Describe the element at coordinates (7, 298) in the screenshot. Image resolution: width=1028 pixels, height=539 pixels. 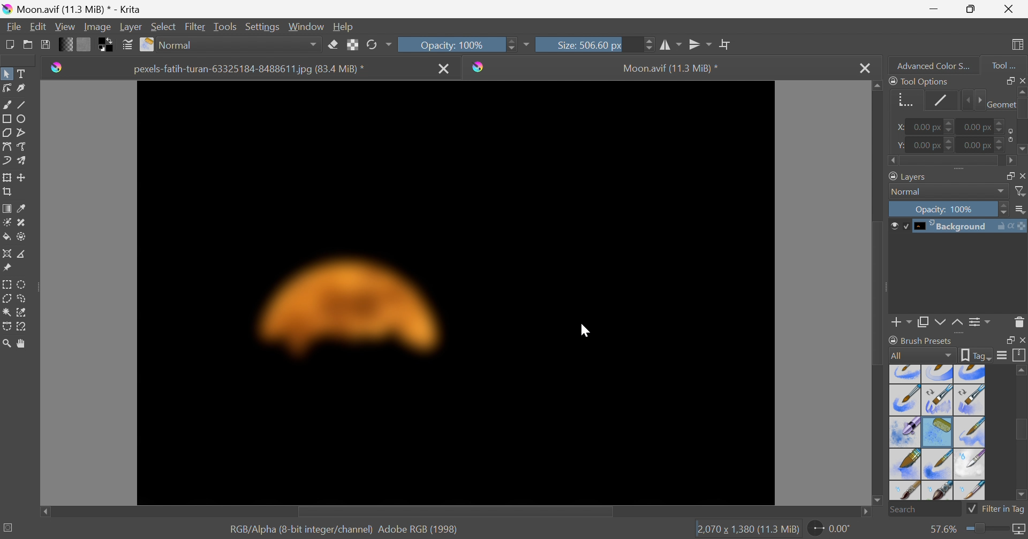
I see `Polygonal selection tool` at that location.